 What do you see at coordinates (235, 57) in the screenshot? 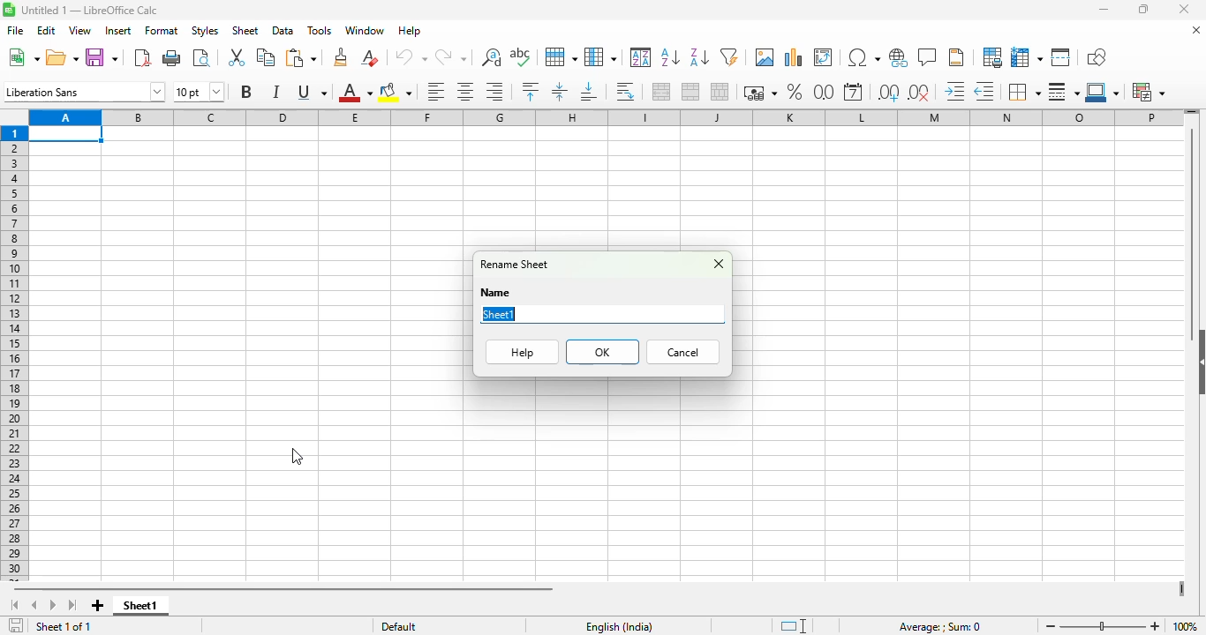
I see `cut` at bounding box center [235, 57].